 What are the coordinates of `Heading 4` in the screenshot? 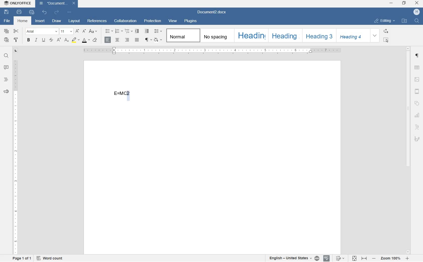 It's located at (351, 36).